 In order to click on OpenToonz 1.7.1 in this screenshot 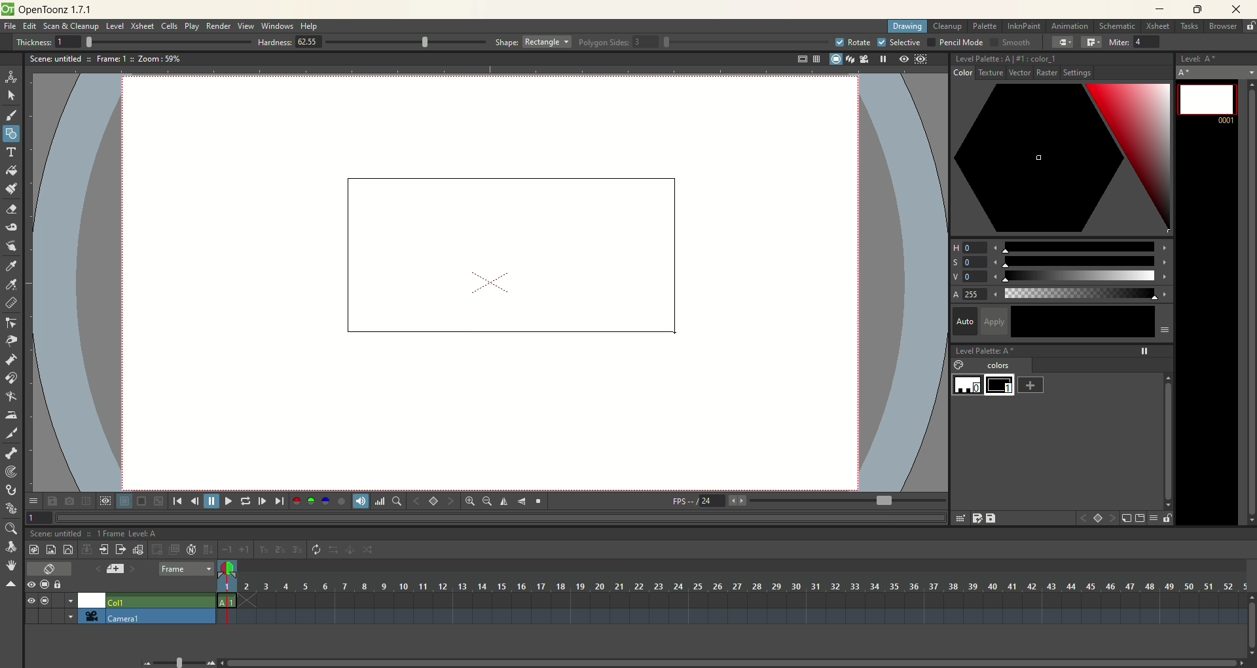, I will do `click(58, 10)`.